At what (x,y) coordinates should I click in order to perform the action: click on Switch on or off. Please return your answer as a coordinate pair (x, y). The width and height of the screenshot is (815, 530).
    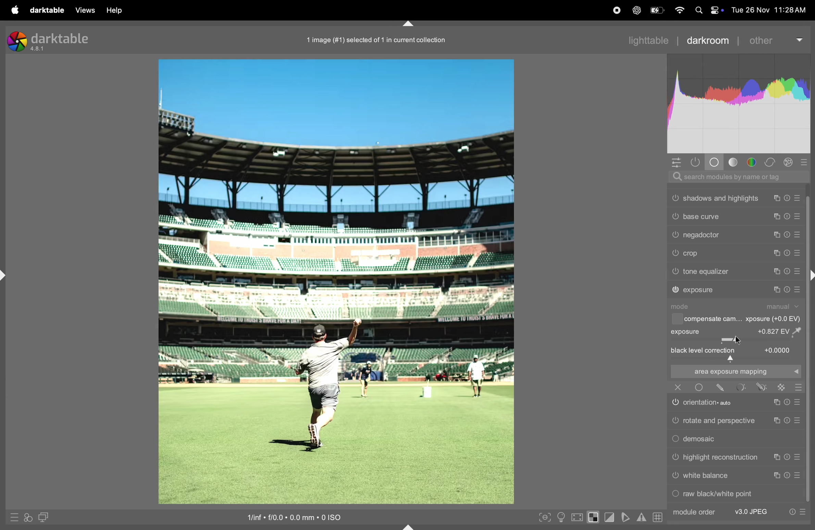
    Looking at the image, I should click on (675, 216).